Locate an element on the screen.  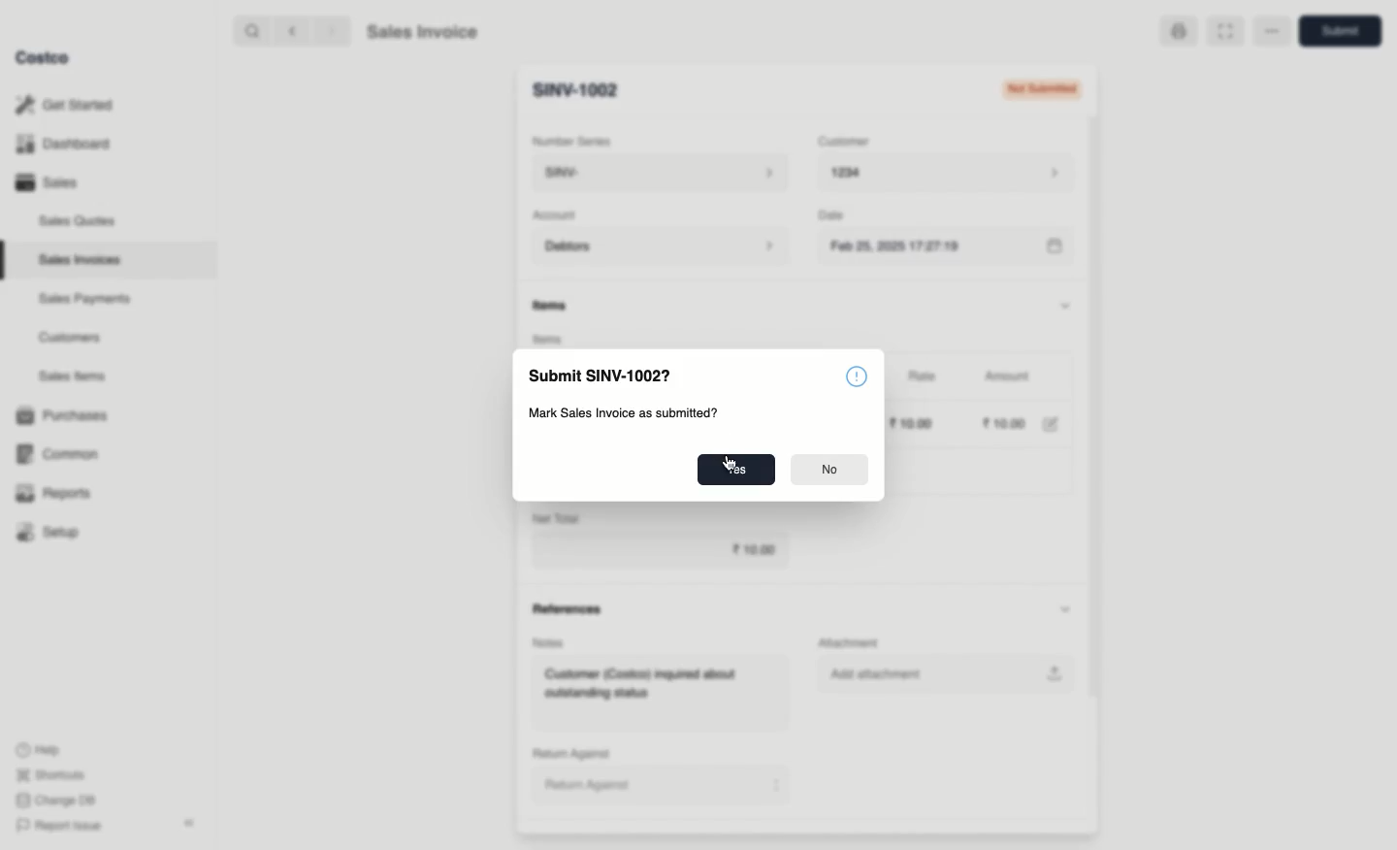
Mark Sales Invoice as submitted? is located at coordinates (628, 415).